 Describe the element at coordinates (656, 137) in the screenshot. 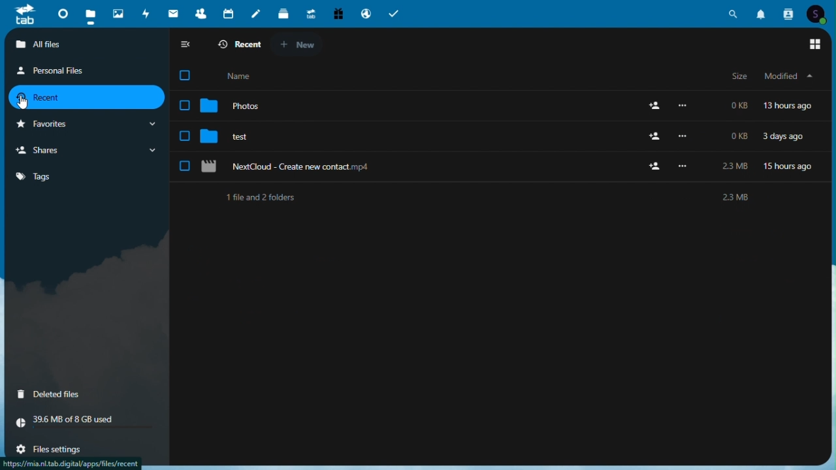

I see `add user` at that location.